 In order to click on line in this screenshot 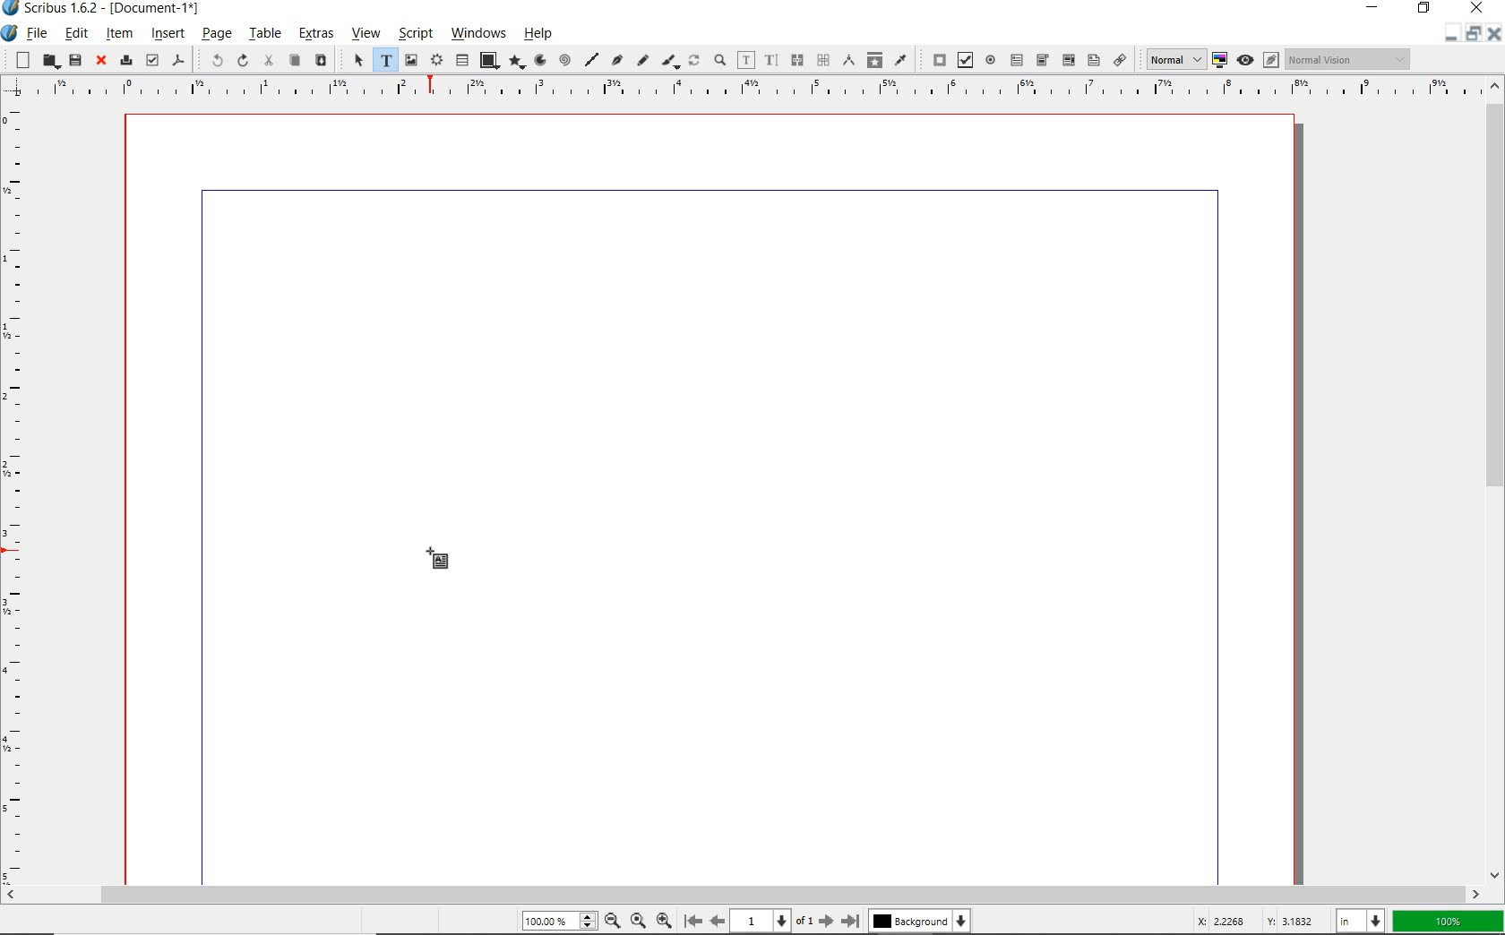, I will do `click(590, 59)`.